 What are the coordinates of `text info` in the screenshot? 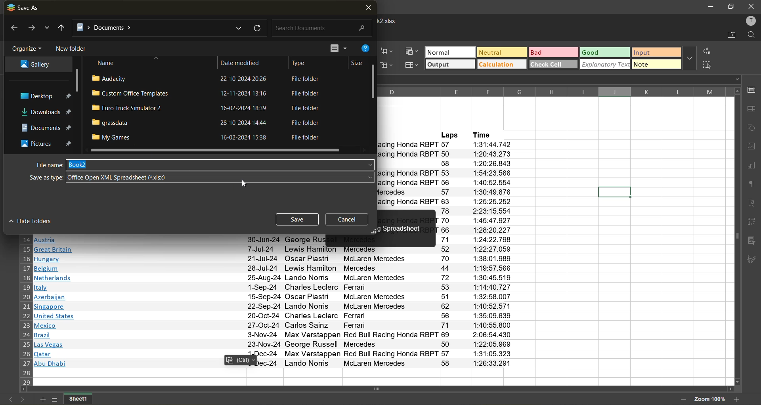 It's located at (273, 278).